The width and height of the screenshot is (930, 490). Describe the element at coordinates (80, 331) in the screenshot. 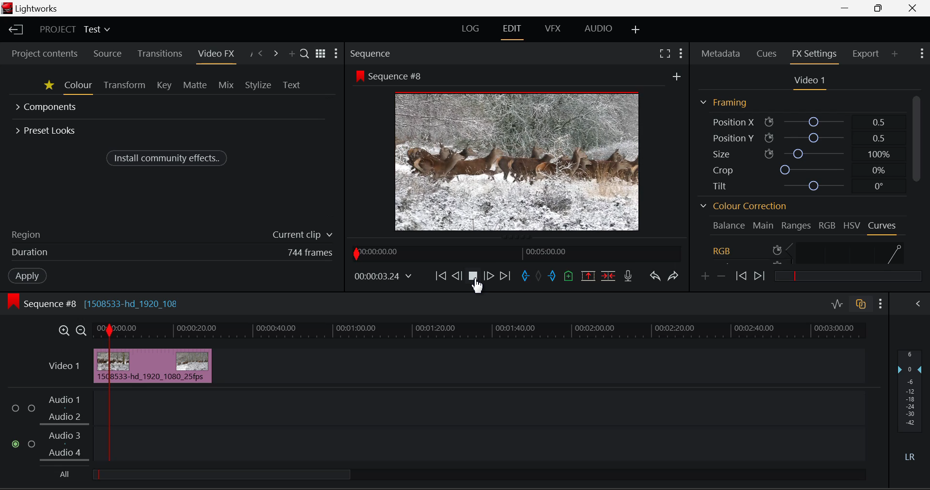

I see `Timeline Zoom Out` at that location.